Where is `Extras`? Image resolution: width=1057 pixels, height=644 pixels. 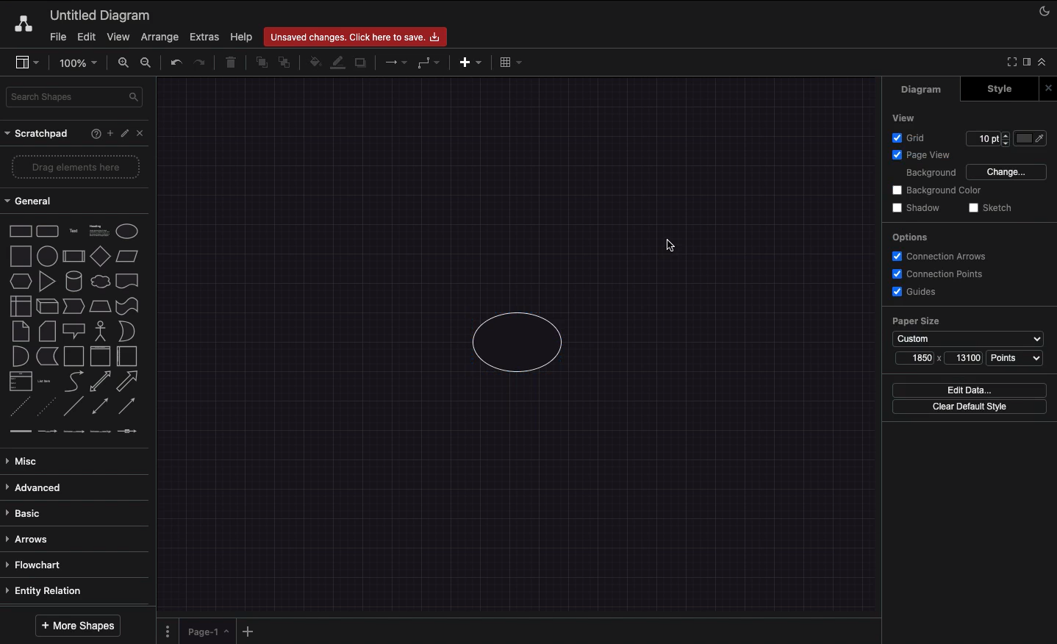
Extras is located at coordinates (204, 36).